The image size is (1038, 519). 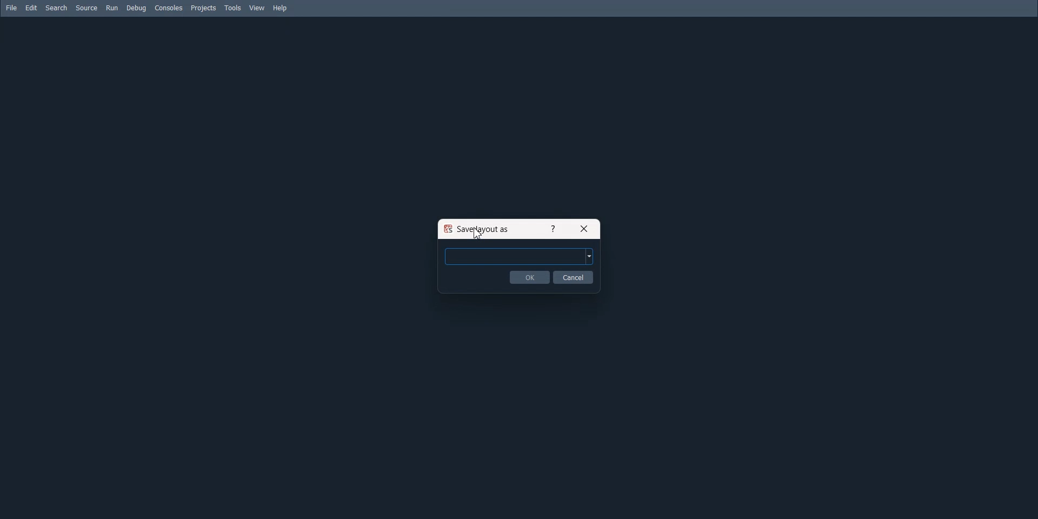 I want to click on Projects, so click(x=203, y=8).